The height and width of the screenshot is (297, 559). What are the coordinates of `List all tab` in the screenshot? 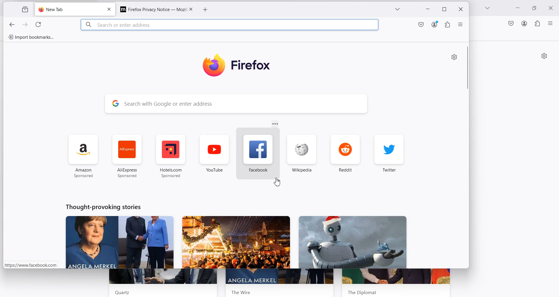 It's located at (488, 8).